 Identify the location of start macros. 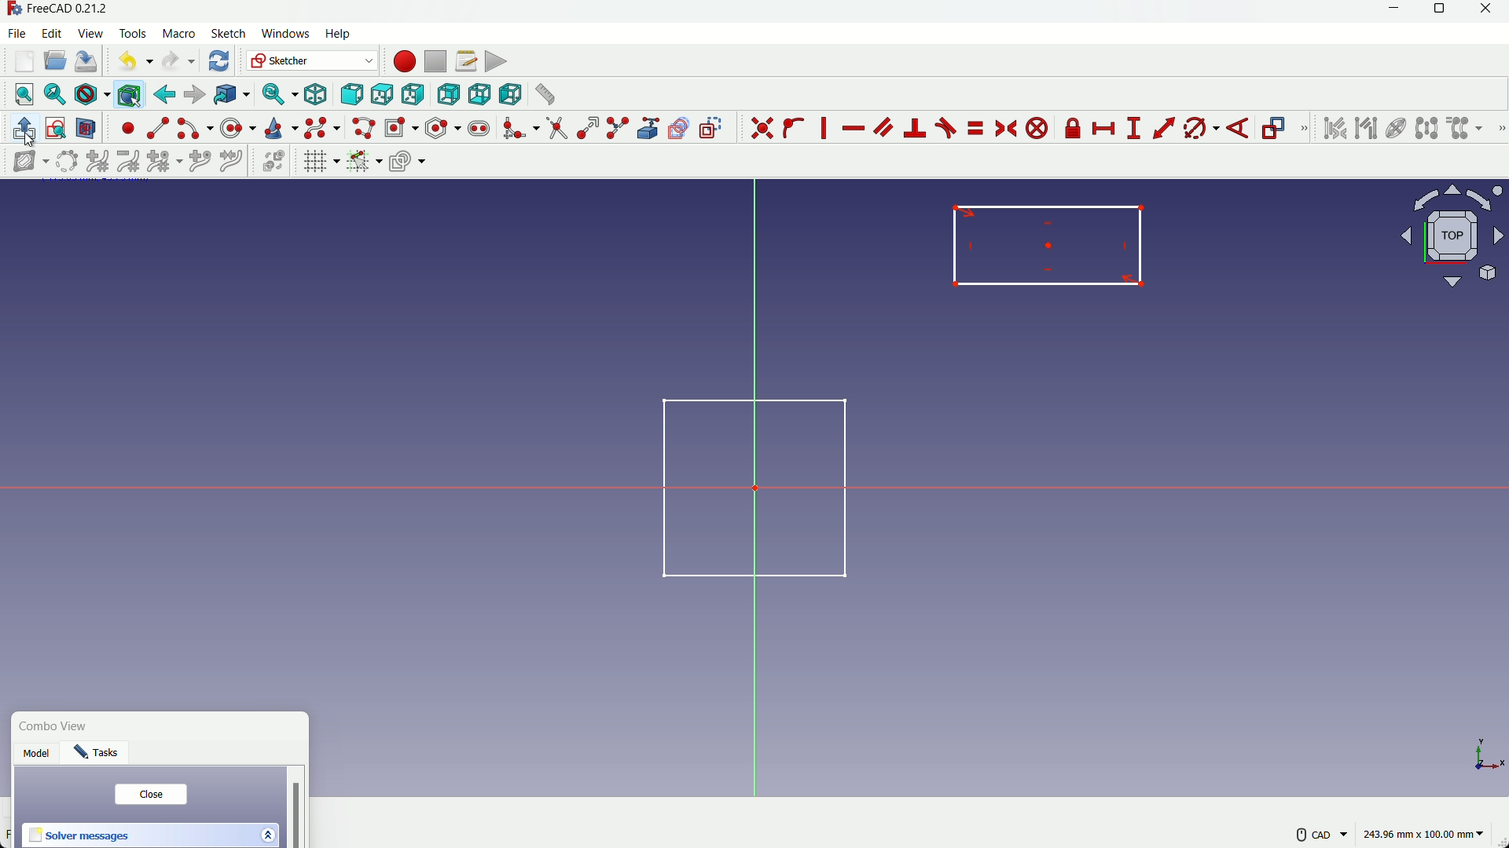
(403, 61).